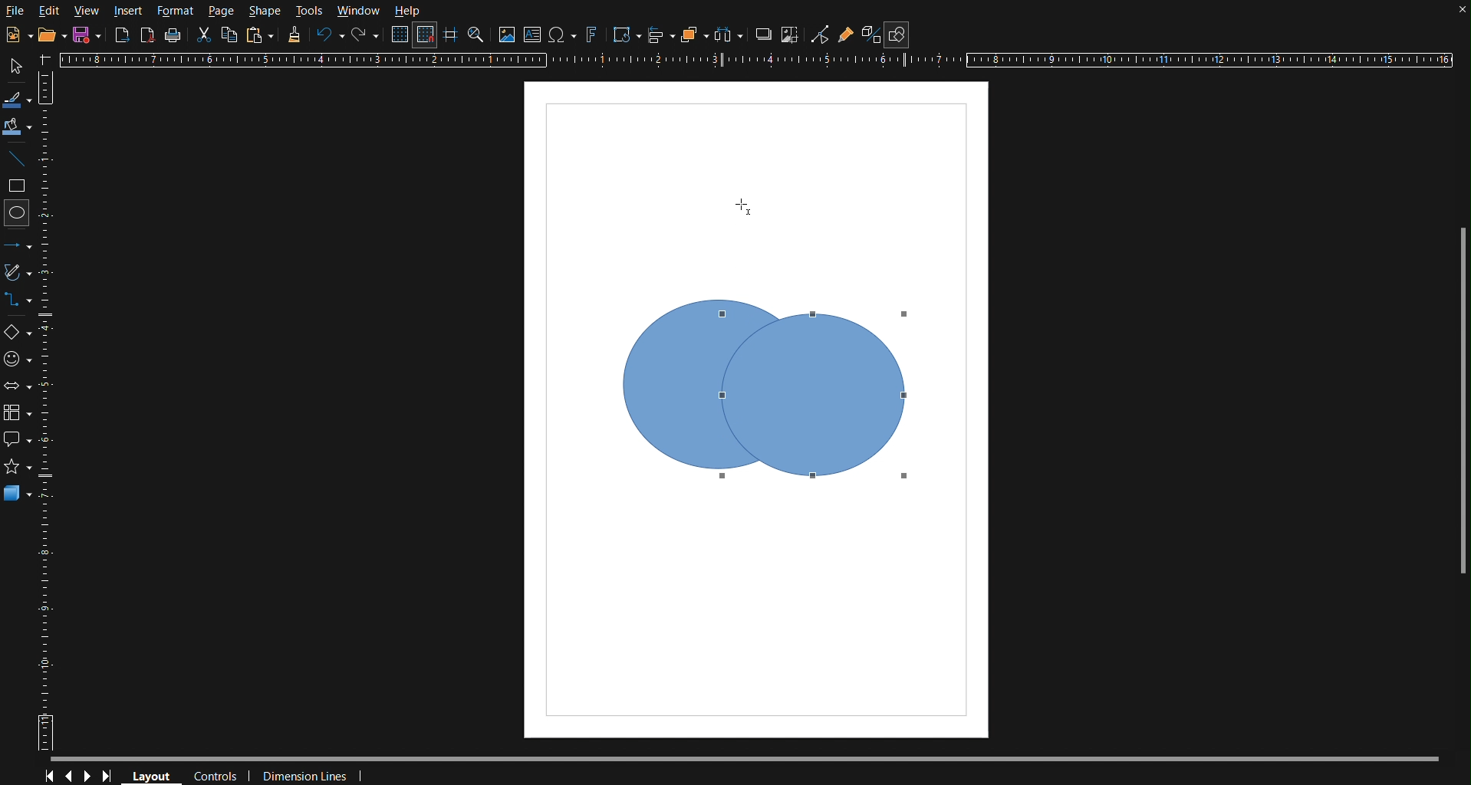 Image resolution: width=1471 pixels, height=785 pixels. Describe the element at coordinates (18, 187) in the screenshot. I see `Square` at that location.